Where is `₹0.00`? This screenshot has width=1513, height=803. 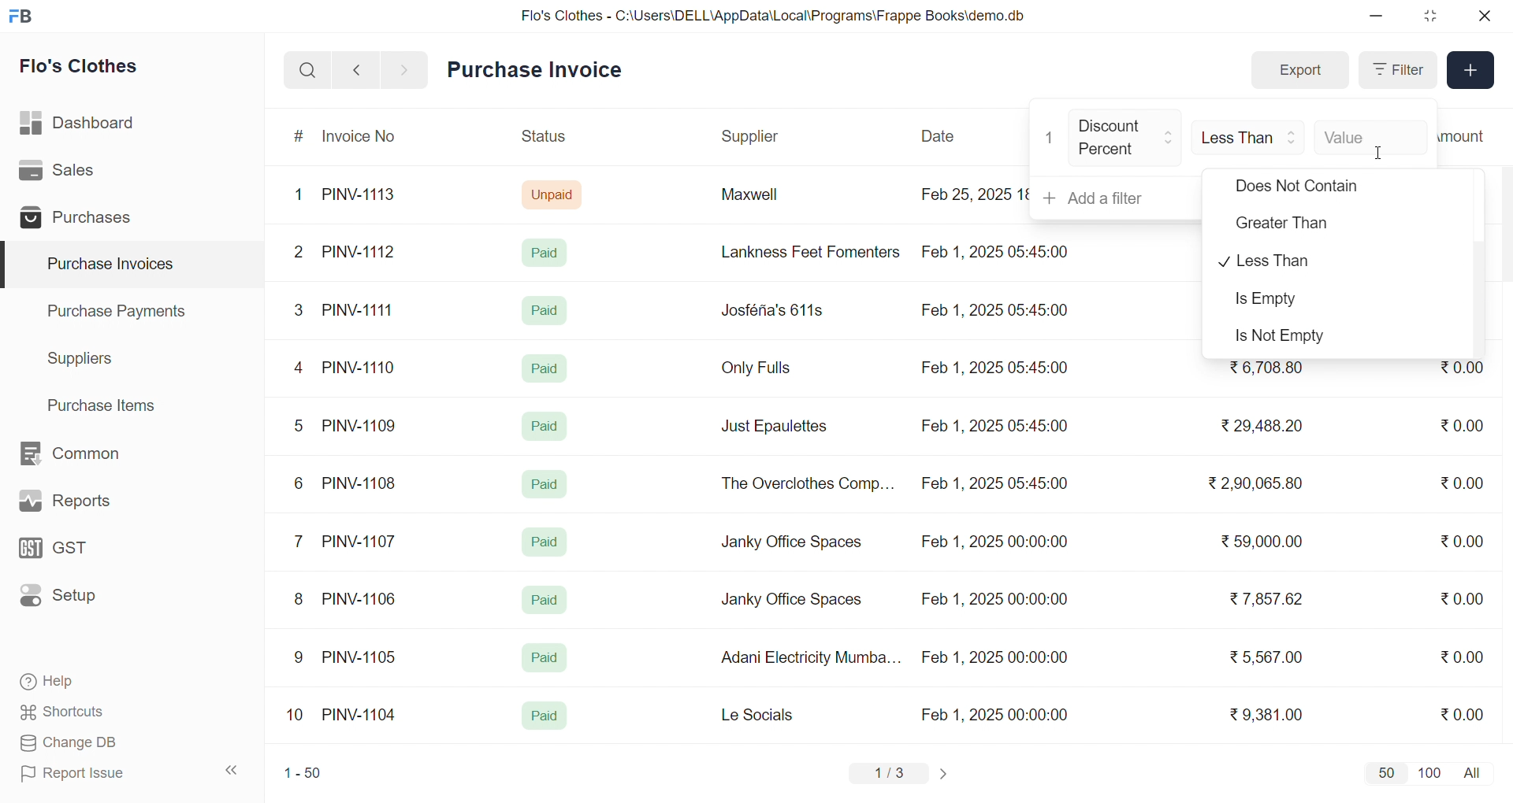 ₹0.00 is located at coordinates (1462, 372).